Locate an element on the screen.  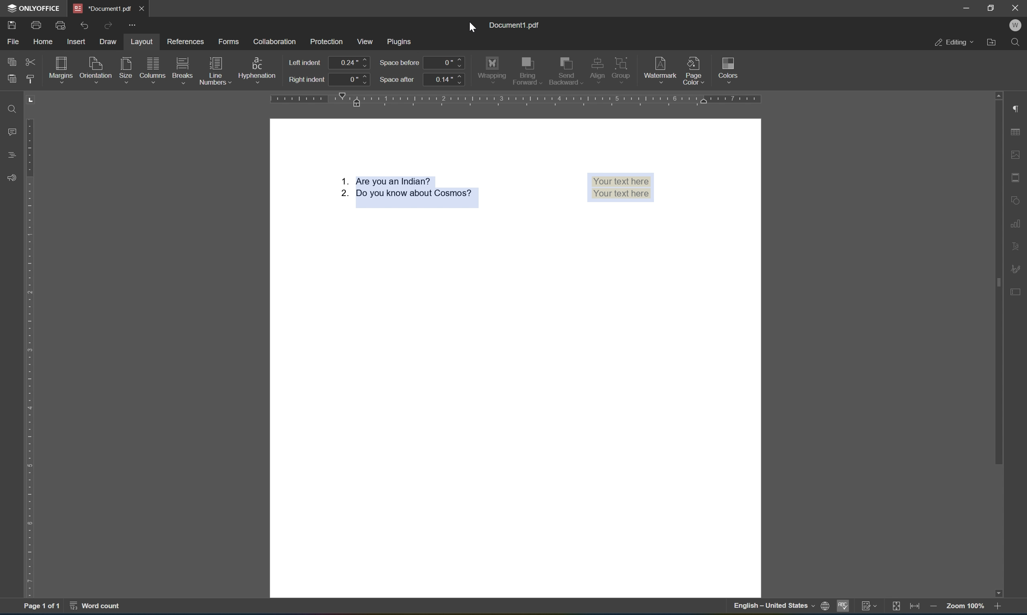
zoom 100% is located at coordinates (965, 608).